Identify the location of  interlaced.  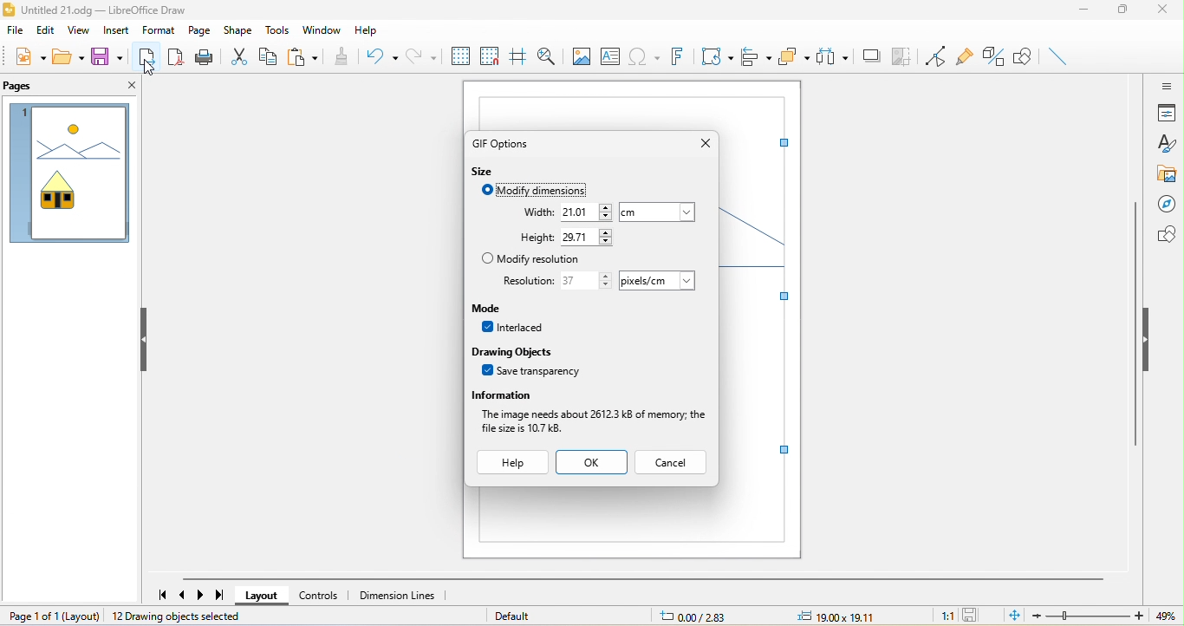
(517, 329).